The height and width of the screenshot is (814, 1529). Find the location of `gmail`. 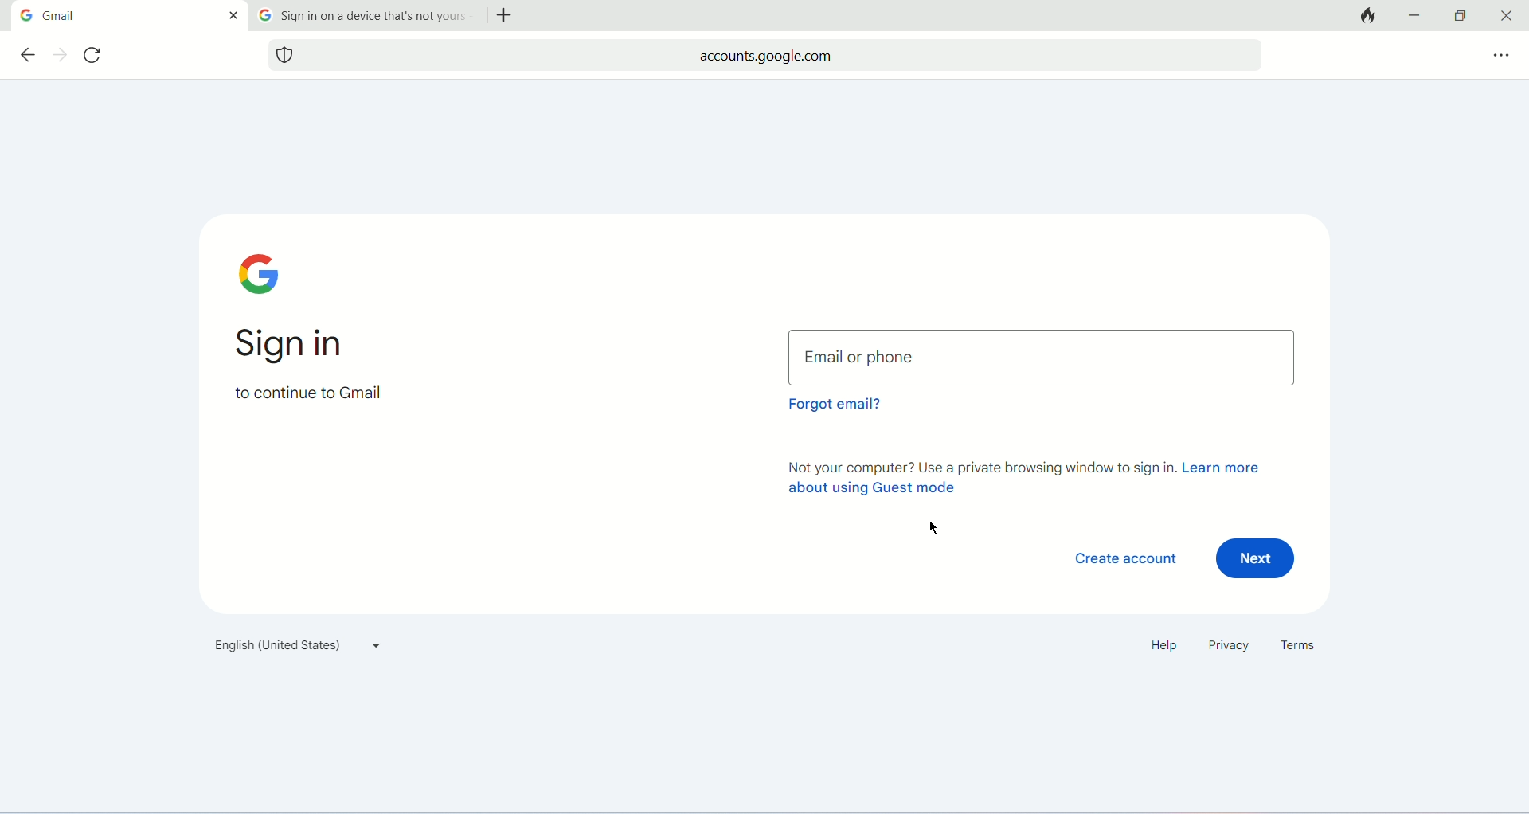

gmail is located at coordinates (126, 16).